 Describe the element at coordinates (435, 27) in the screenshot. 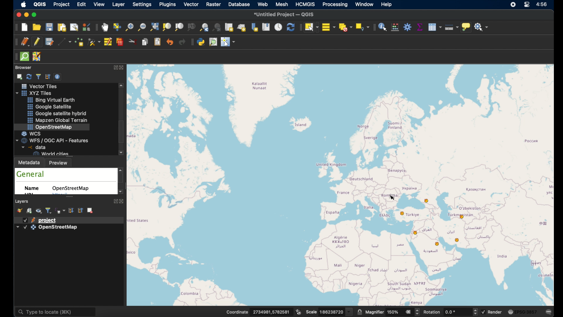

I see `show attribute table` at that location.